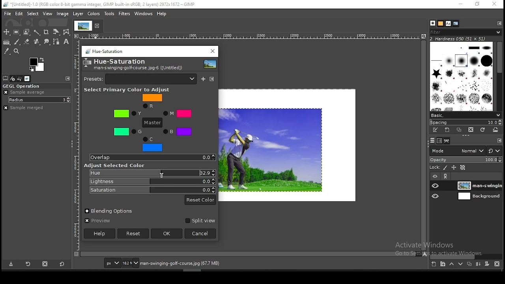 The image size is (505, 284). What do you see at coordinates (212, 79) in the screenshot?
I see `configure` at bounding box center [212, 79].